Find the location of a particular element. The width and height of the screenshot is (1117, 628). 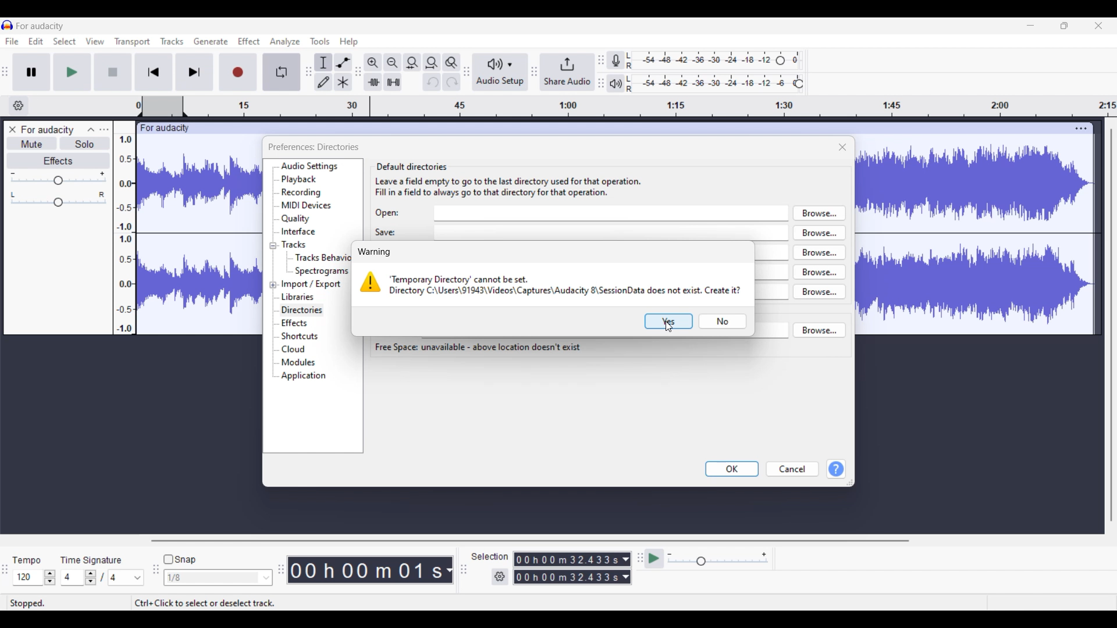

Selection tool is located at coordinates (323, 62).